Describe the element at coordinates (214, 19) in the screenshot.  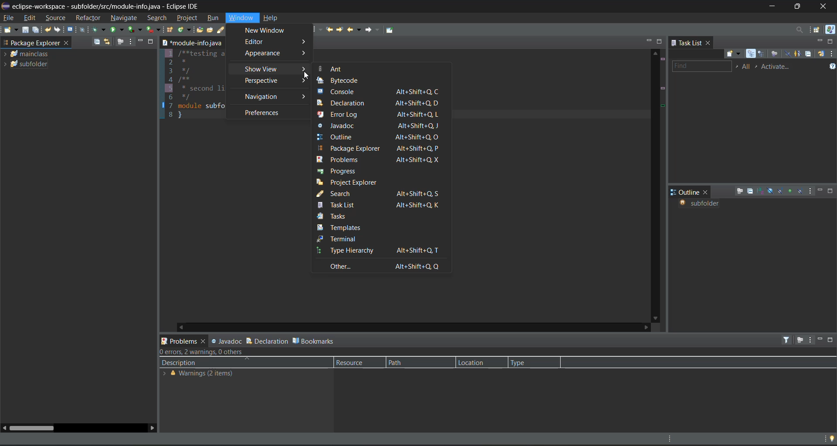
I see `run` at that location.